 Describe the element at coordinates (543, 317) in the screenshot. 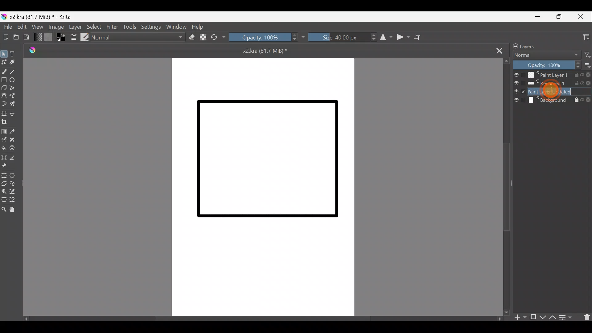

I see `Move layer/mask down` at that location.